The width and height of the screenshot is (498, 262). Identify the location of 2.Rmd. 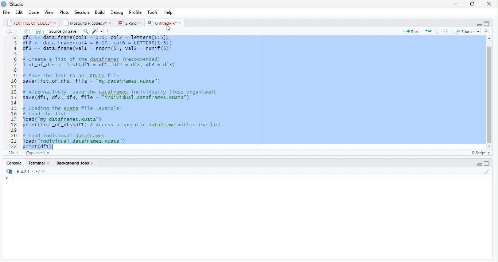
(129, 23).